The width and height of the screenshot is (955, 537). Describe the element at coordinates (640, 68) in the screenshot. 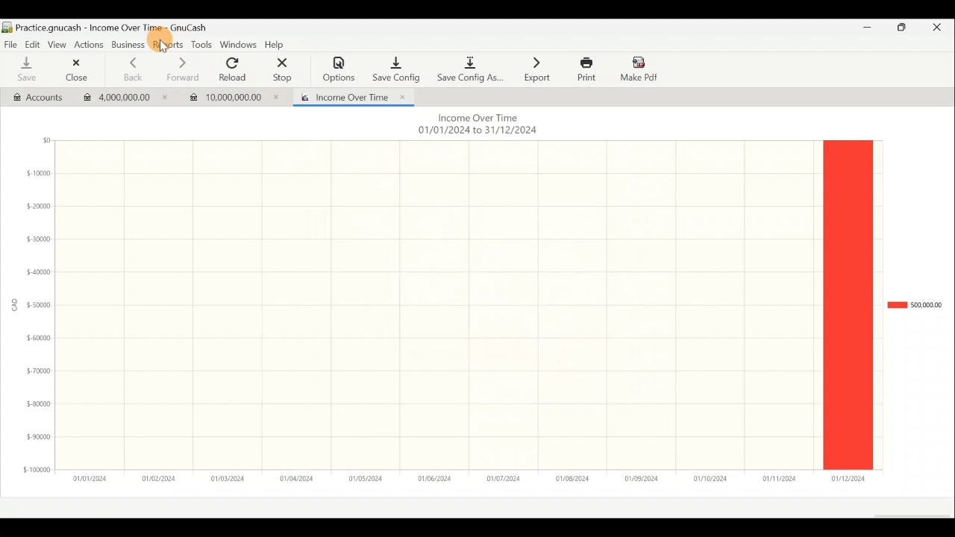

I see `Make Pdf` at that location.